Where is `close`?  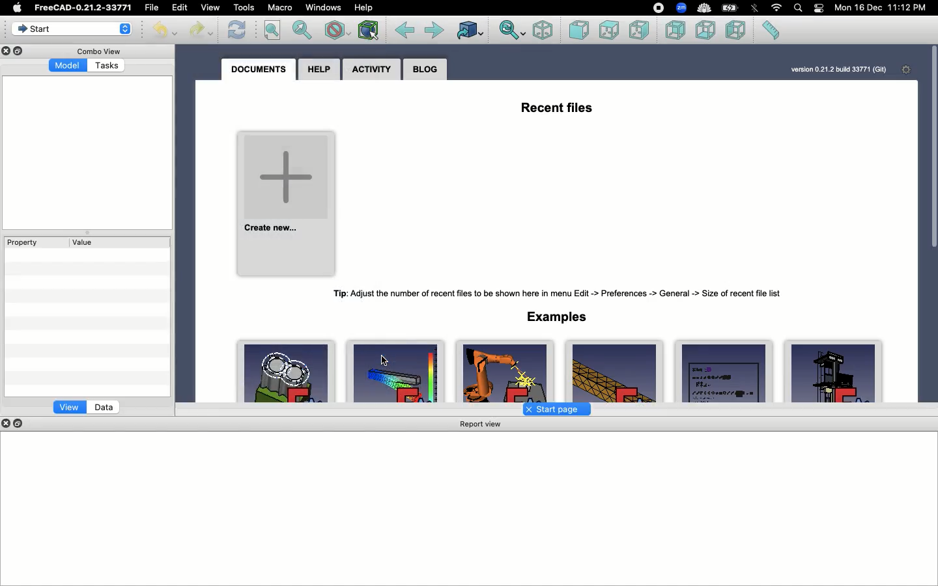 close is located at coordinates (7, 423).